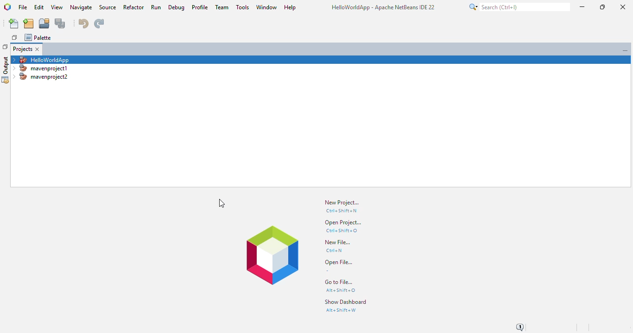 The width and height of the screenshot is (633, 333). Describe the element at coordinates (23, 7) in the screenshot. I see `file` at that location.